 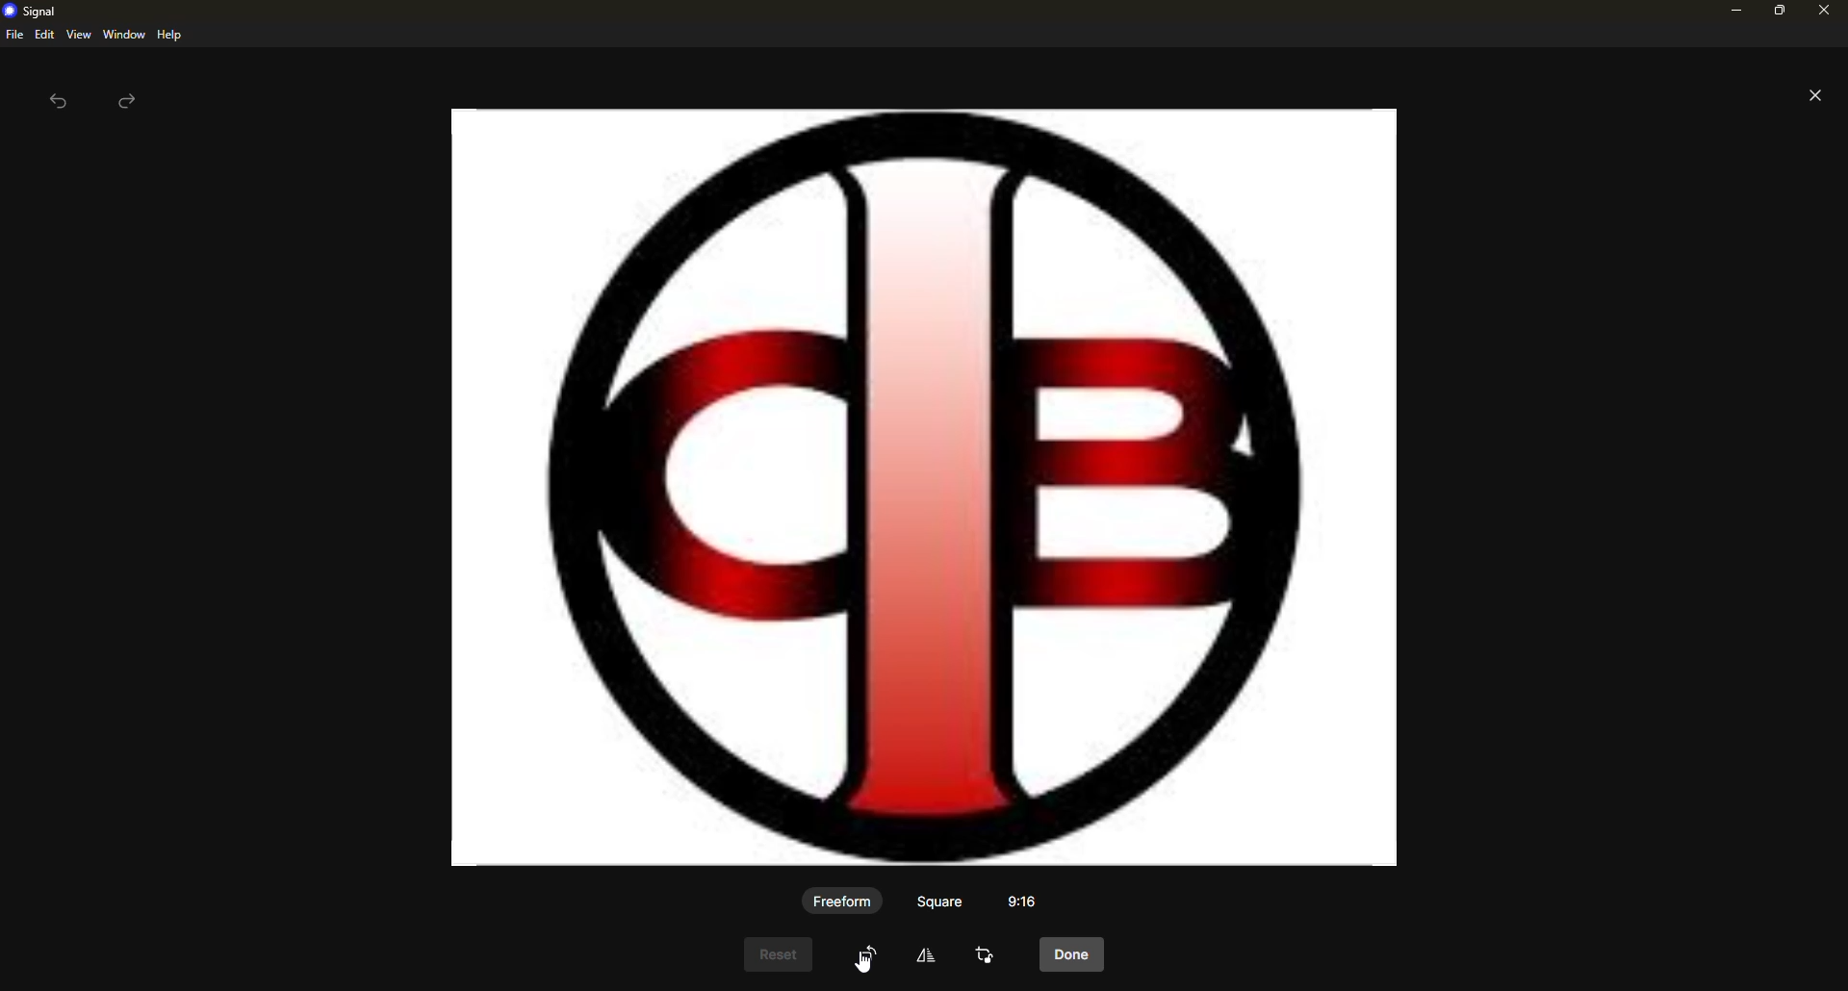 What do you see at coordinates (1074, 956) in the screenshot?
I see `done` at bounding box center [1074, 956].